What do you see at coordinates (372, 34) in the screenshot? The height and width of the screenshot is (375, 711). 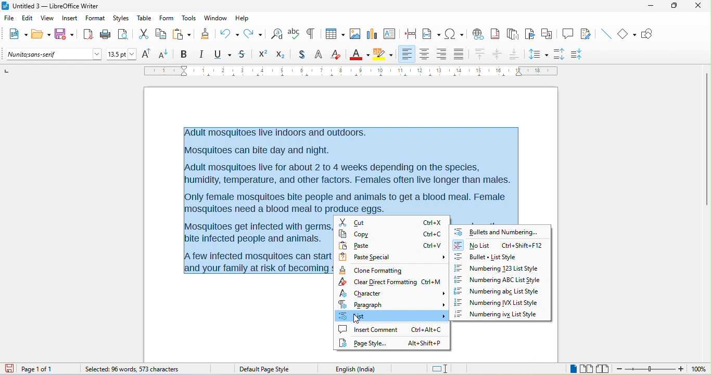 I see `chart` at bounding box center [372, 34].